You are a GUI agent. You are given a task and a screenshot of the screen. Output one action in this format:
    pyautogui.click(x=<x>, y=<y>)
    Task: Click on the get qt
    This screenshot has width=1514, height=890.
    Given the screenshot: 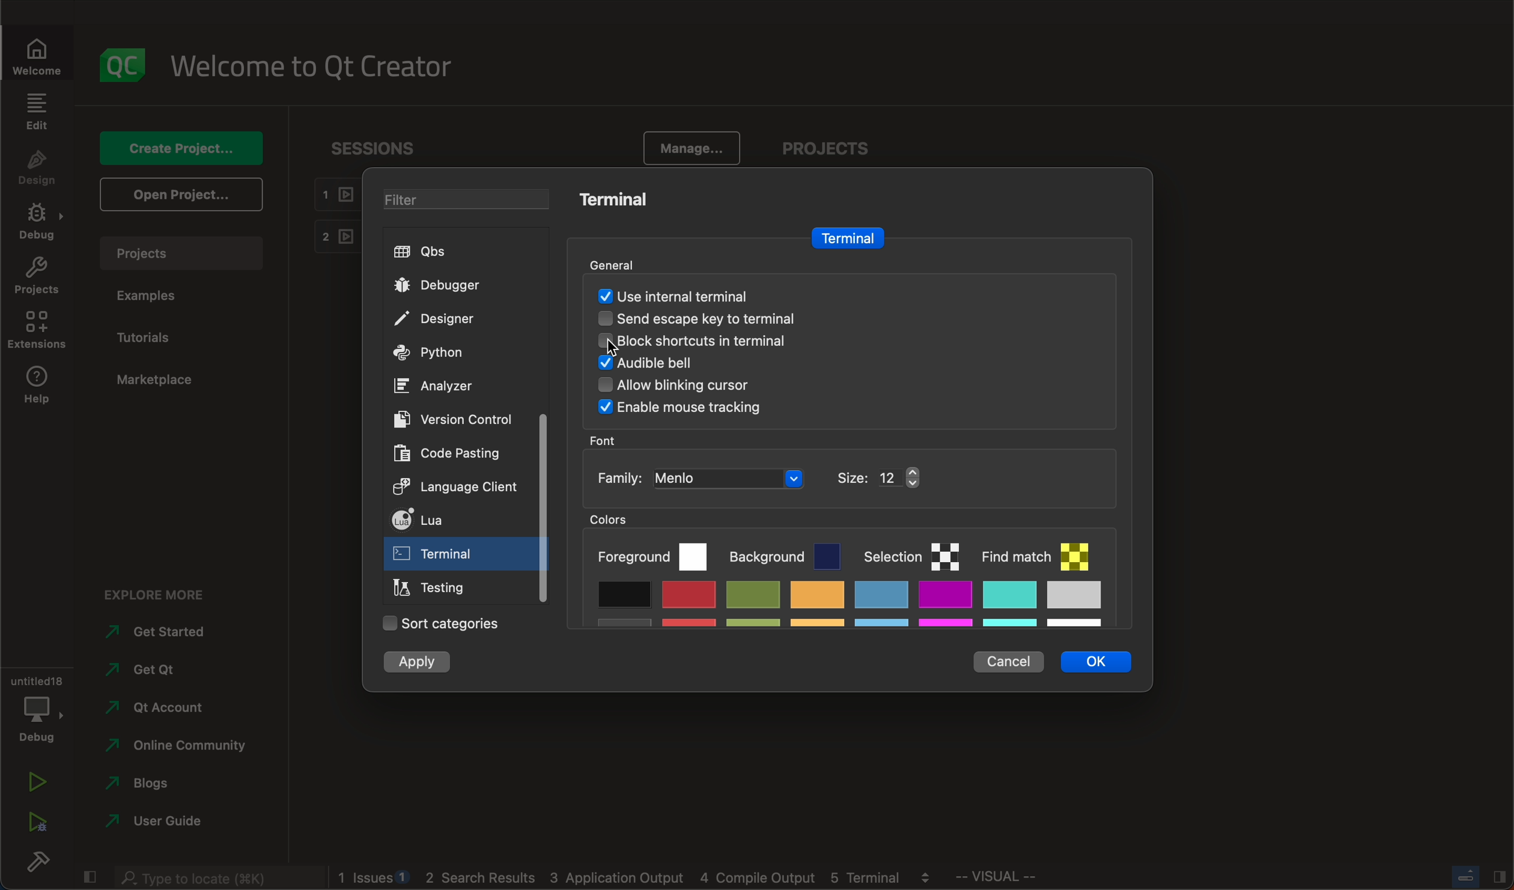 What is the action you would take?
    pyautogui.click(x=174, y=670)
    